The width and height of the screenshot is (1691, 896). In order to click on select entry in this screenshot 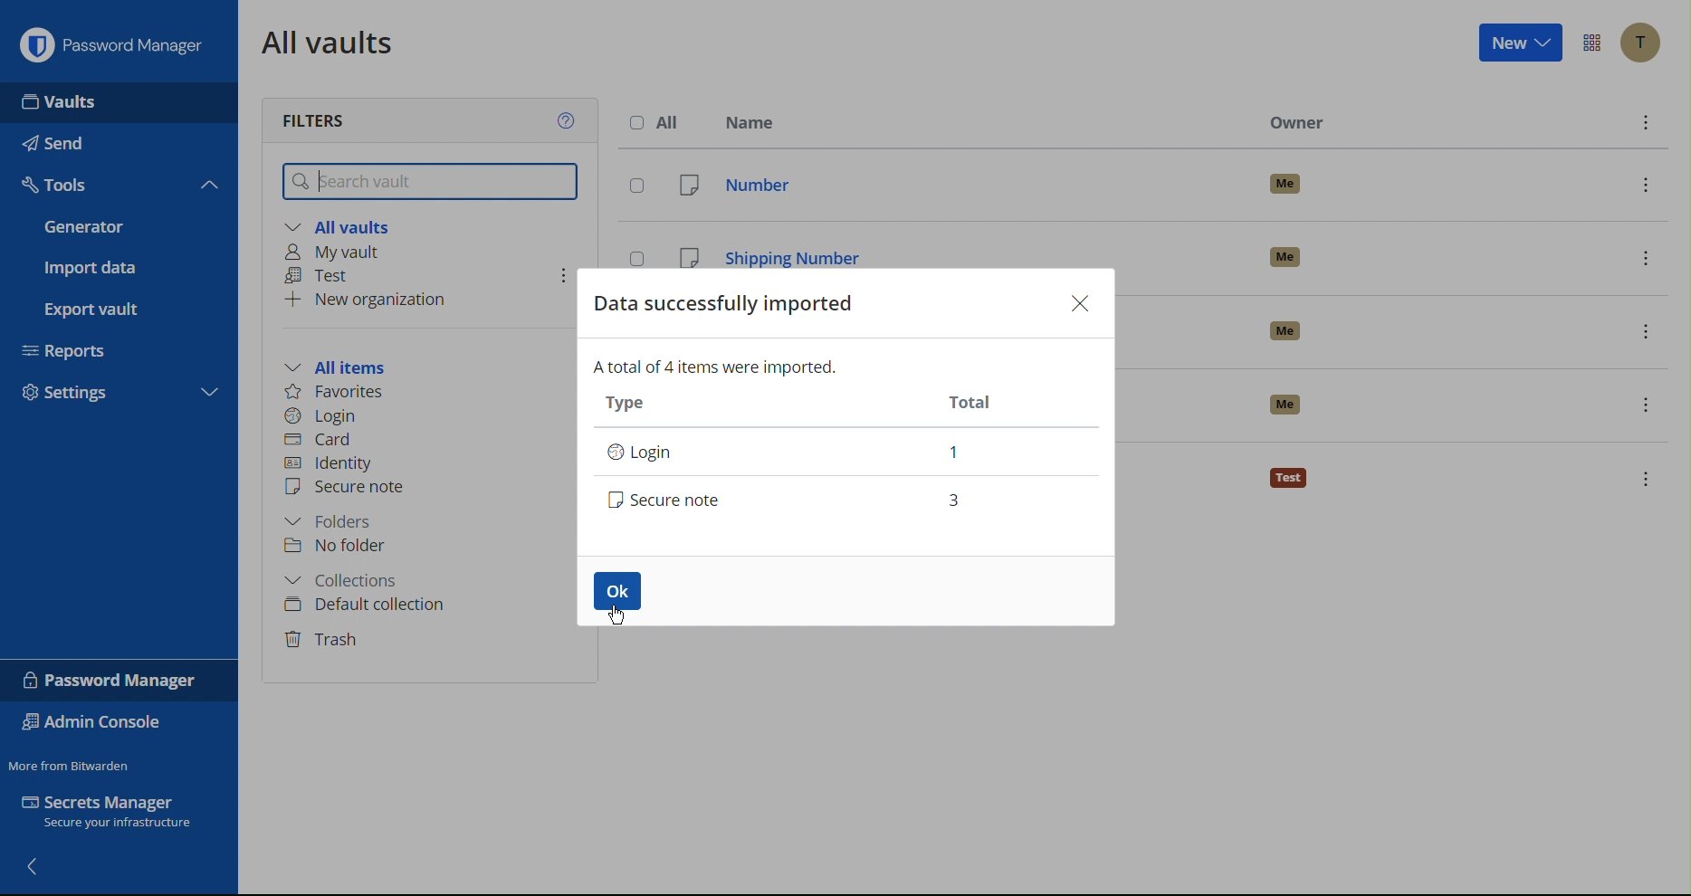, I will do `click(635, 248)`.